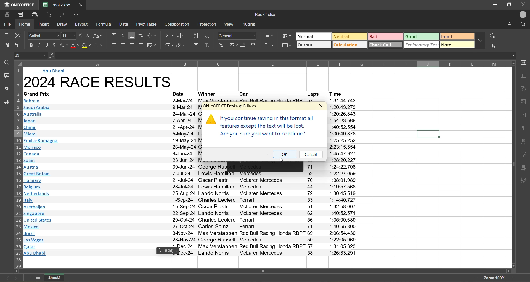 The width and height of the screenshot is (530, 282). I want to click on text info, so click(190, 207).